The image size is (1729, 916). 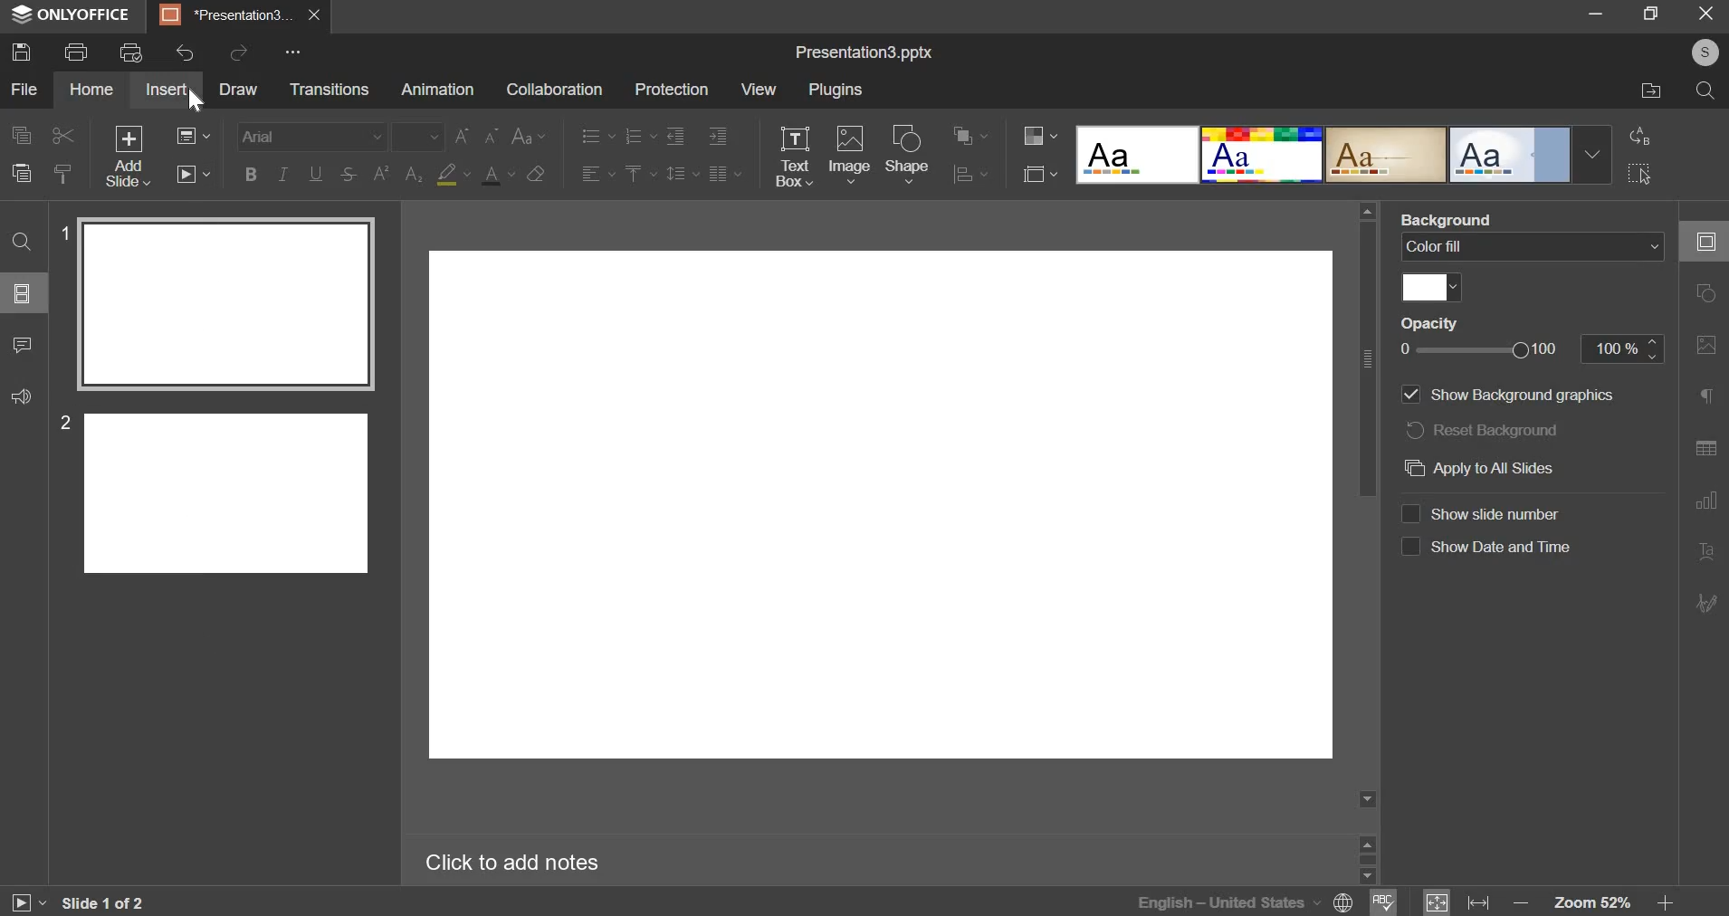 I want to click on print preview, so click(x=131, y=52).